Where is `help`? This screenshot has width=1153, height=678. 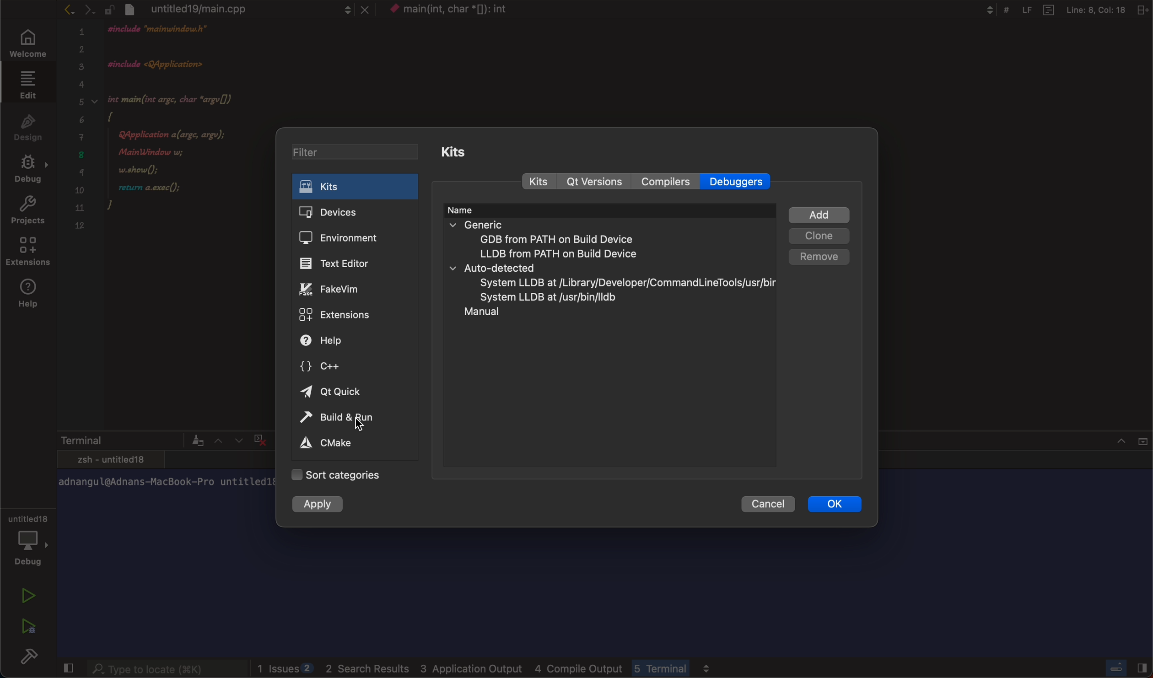
help is located at coordinates (32, 295).